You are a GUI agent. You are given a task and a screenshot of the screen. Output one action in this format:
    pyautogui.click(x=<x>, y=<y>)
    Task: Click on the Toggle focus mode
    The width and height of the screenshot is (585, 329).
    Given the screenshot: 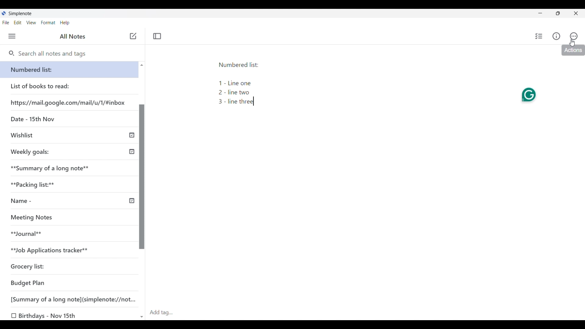 What is the action you would take?
    pyautogui.click(x=158, y=36)
    